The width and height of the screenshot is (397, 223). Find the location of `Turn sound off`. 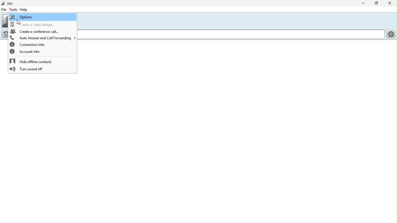

Turn sound off is located at coordinates (30, 69).